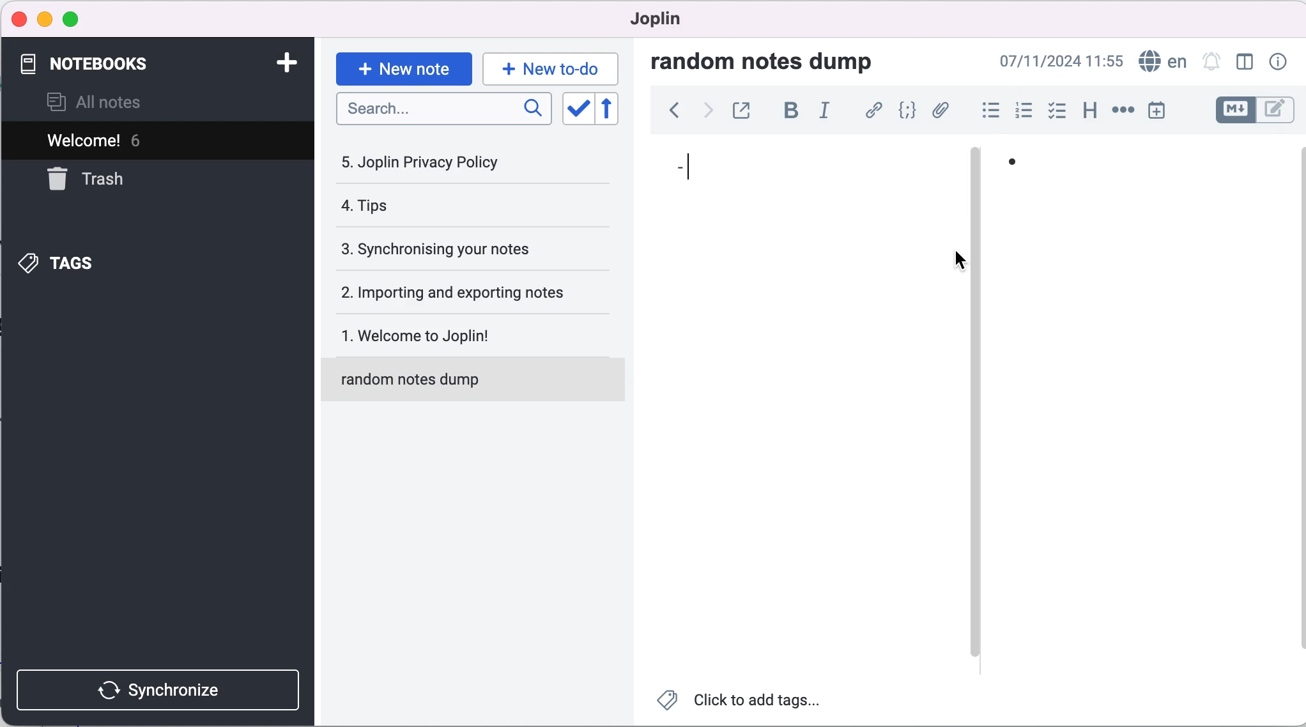  I want to click on bold, so click(787, 113).